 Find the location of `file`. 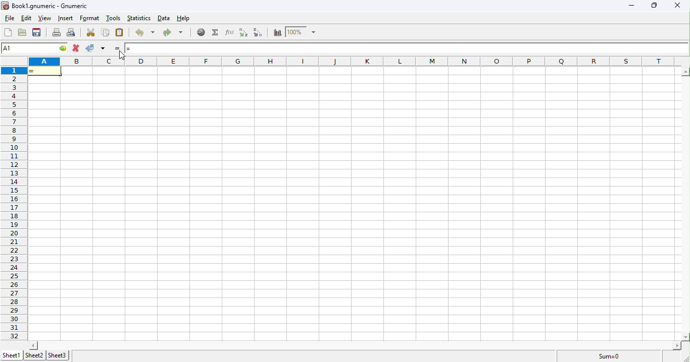

file is located at coordinates (11, 18).